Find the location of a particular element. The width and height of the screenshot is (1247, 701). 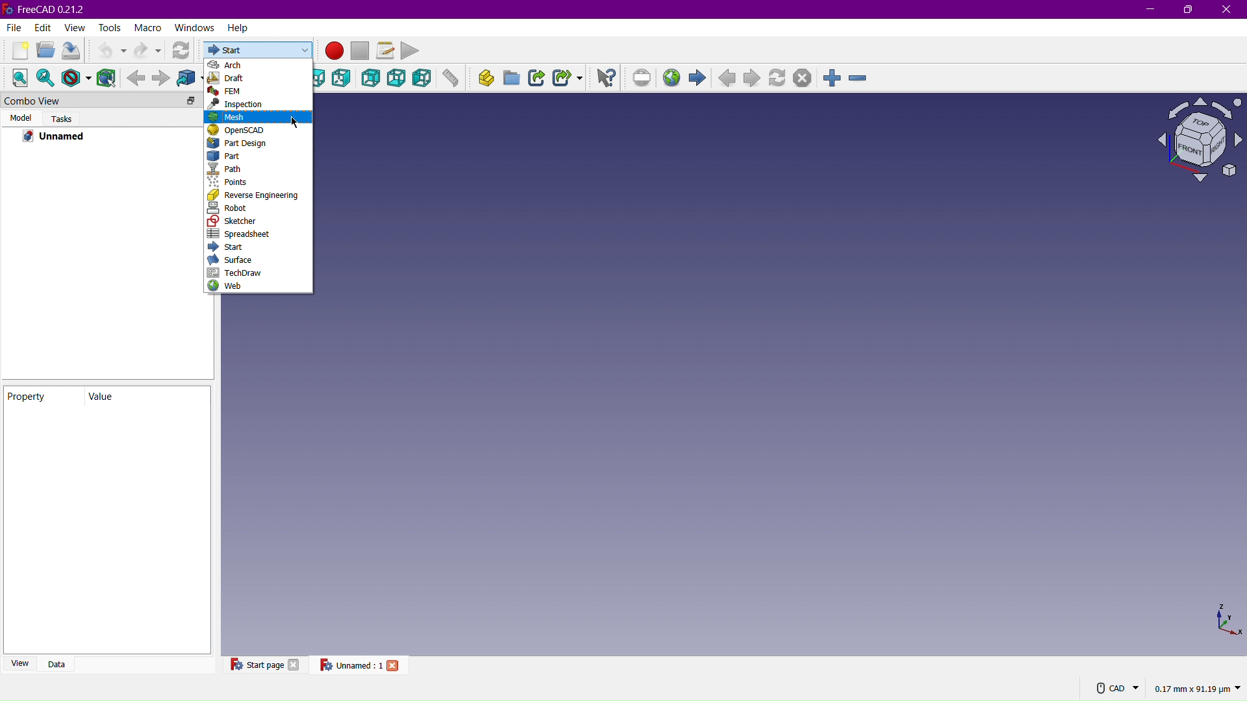

Value is located at coordinates (138, 397).